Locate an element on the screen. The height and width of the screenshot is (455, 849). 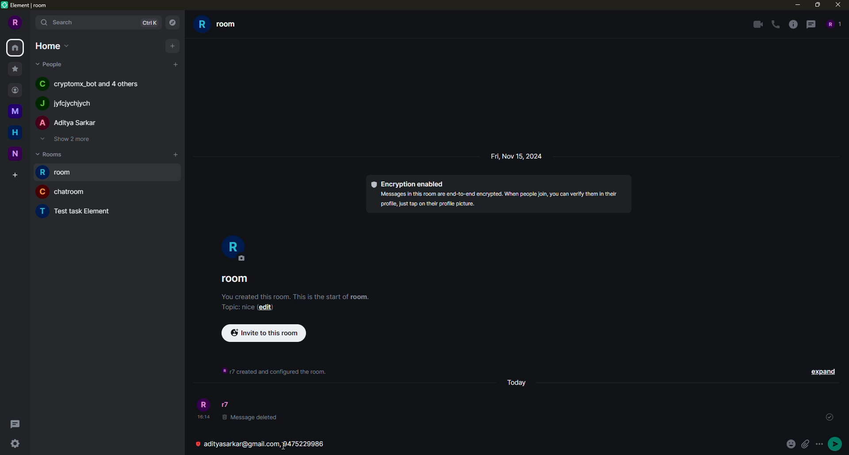
video call is located at coordinates (754, 23).